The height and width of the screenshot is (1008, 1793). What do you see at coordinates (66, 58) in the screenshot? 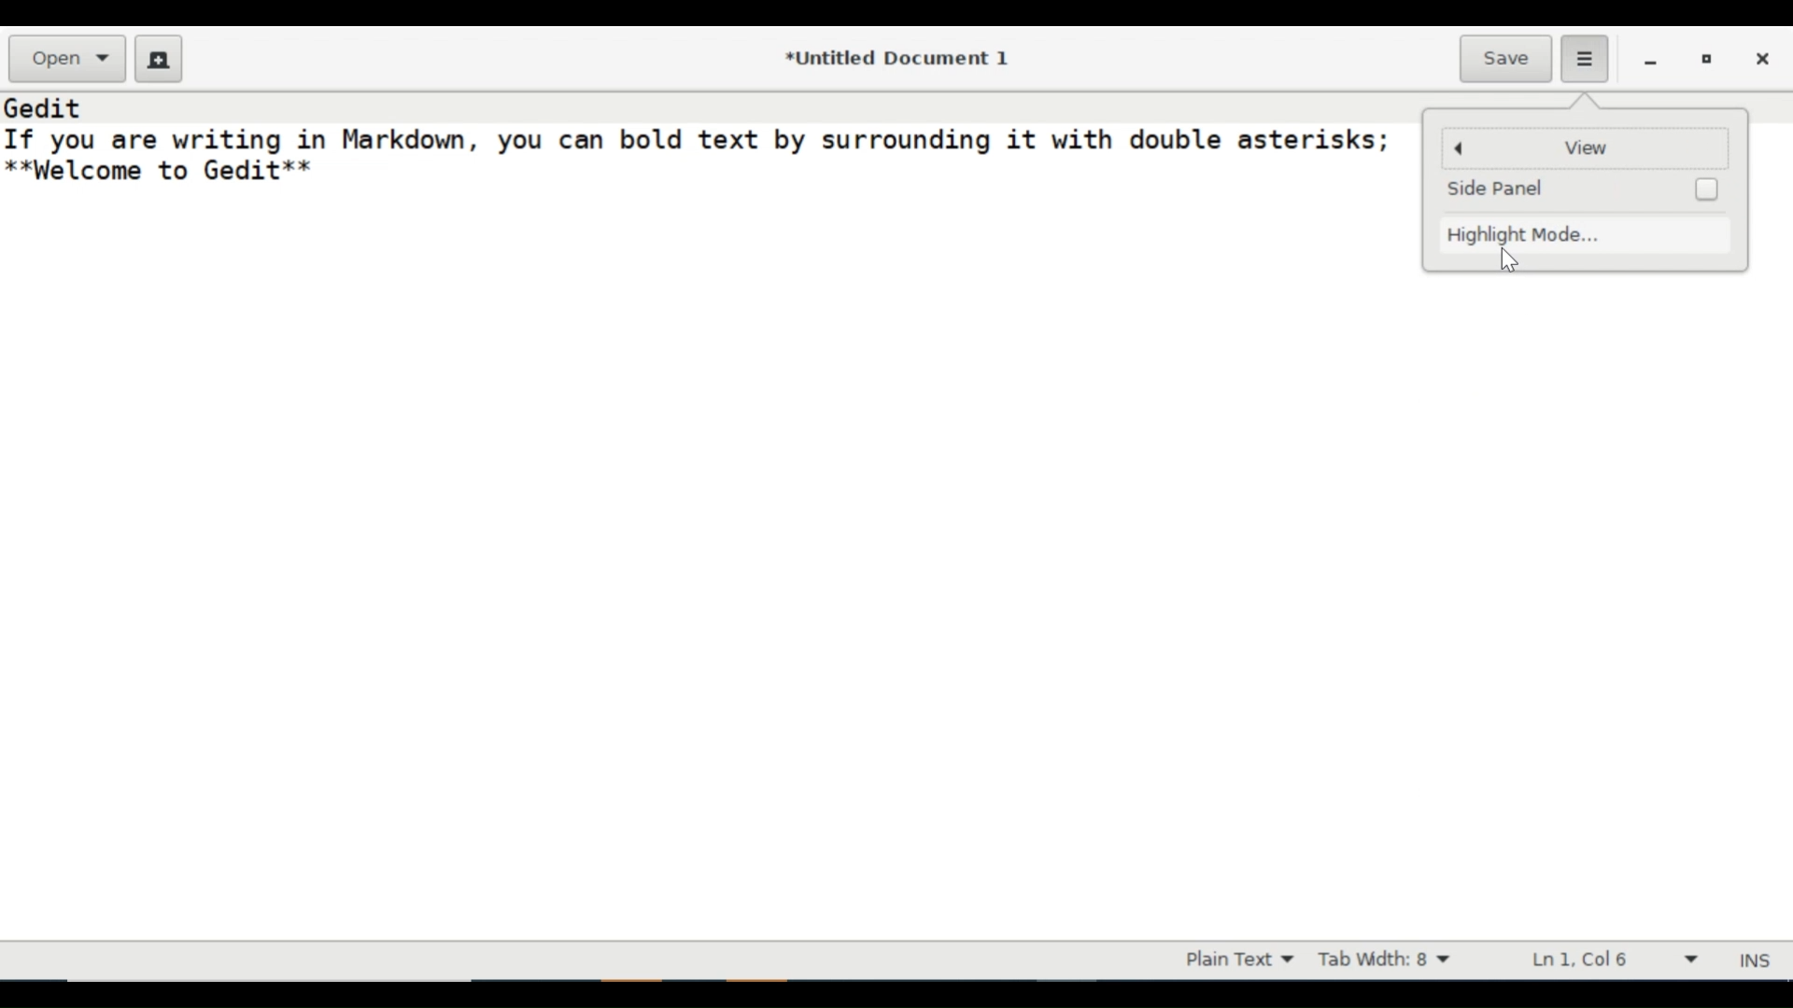
I see `Open` at bounding box center [66, 58].